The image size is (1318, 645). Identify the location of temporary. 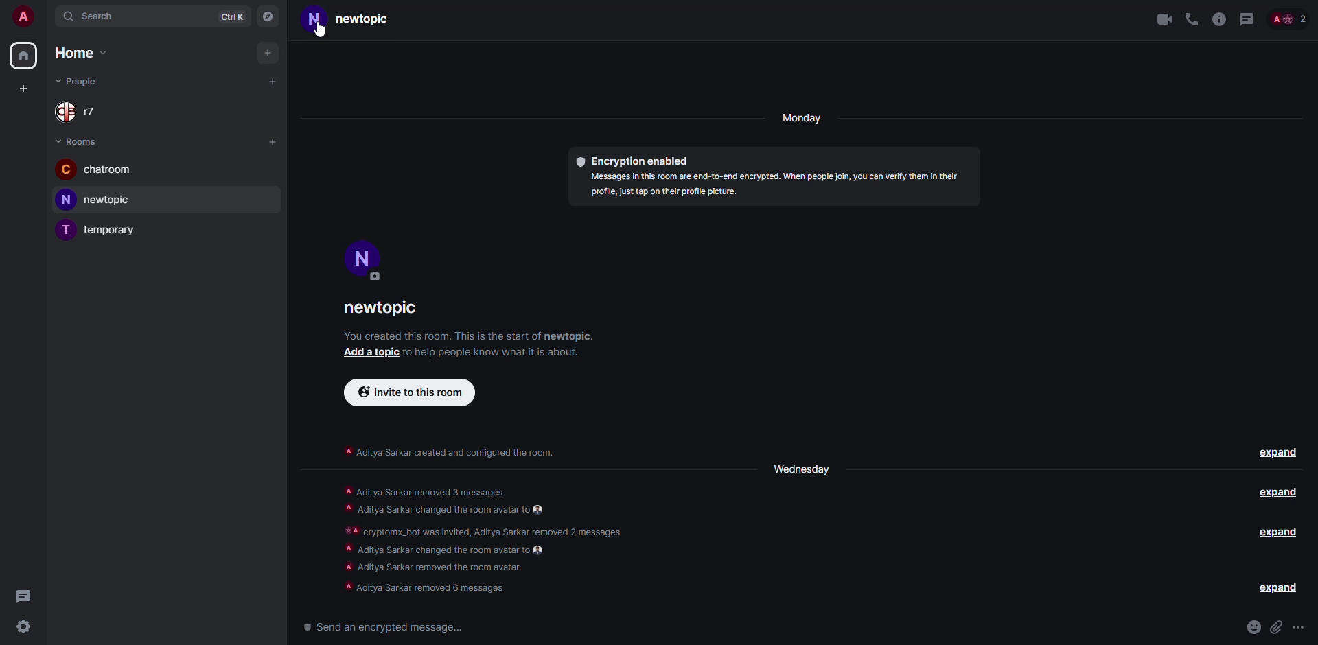
(101, 229).